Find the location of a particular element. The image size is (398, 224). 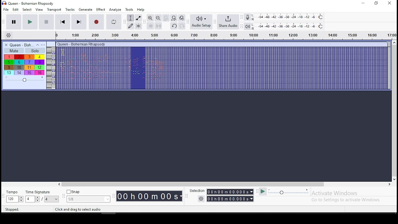

audio setup is located at coordinates (201, 22).